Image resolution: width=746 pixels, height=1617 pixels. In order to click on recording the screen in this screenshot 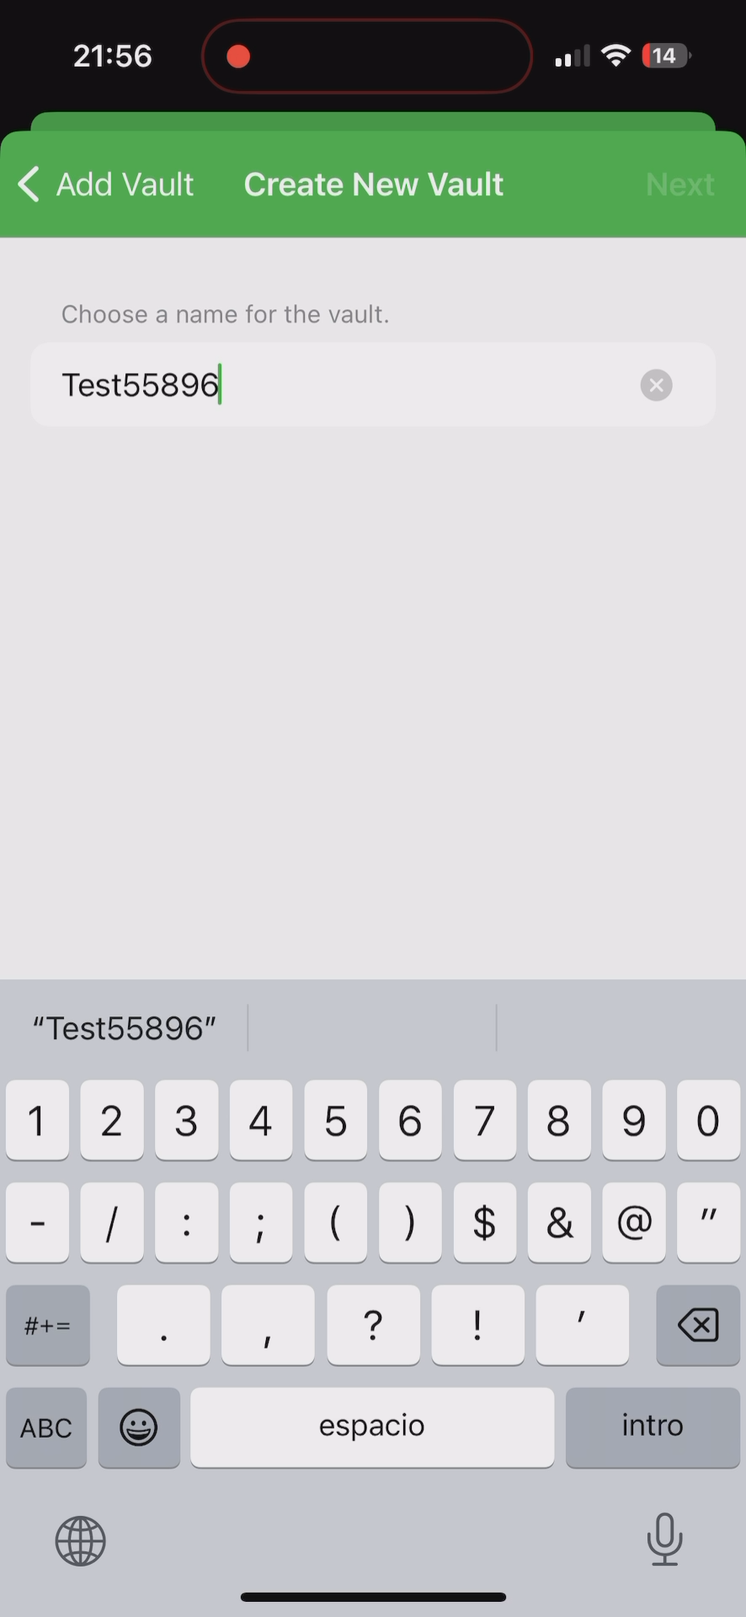, I will do `click(238, 53)`.